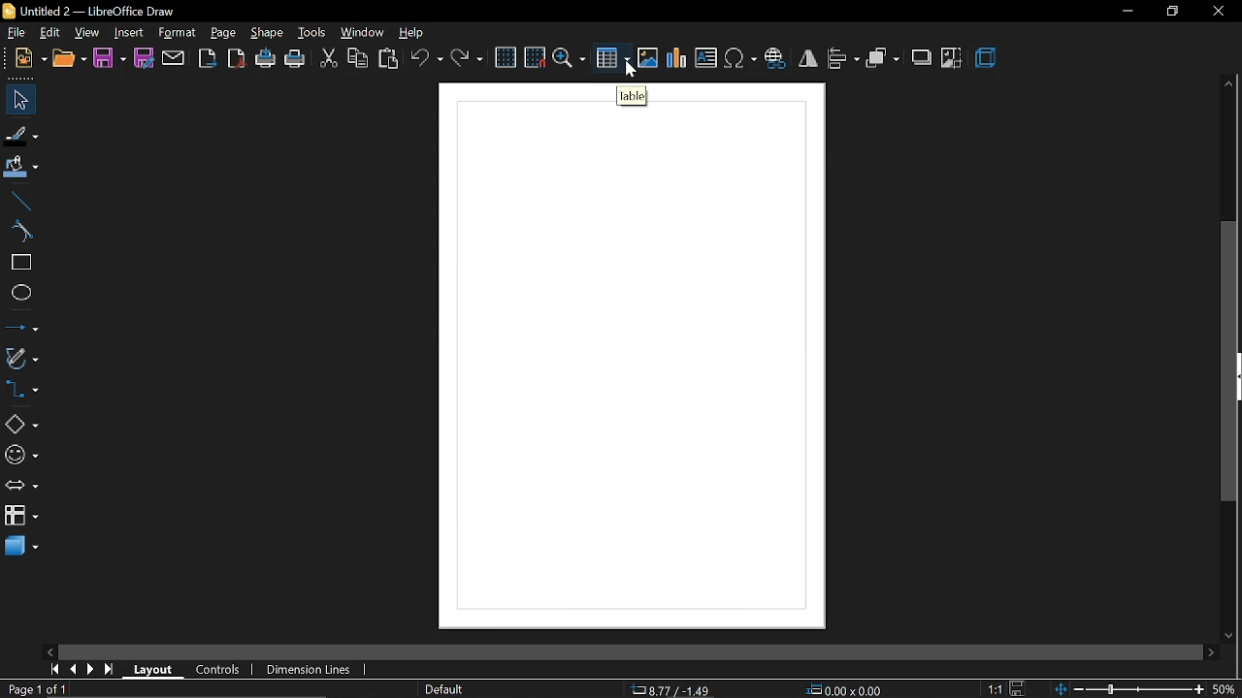 This screenshot has height=698, width=1242. Describe the element at coordinates (677, 57) in the screenshot. I see `insert chart` at that location.